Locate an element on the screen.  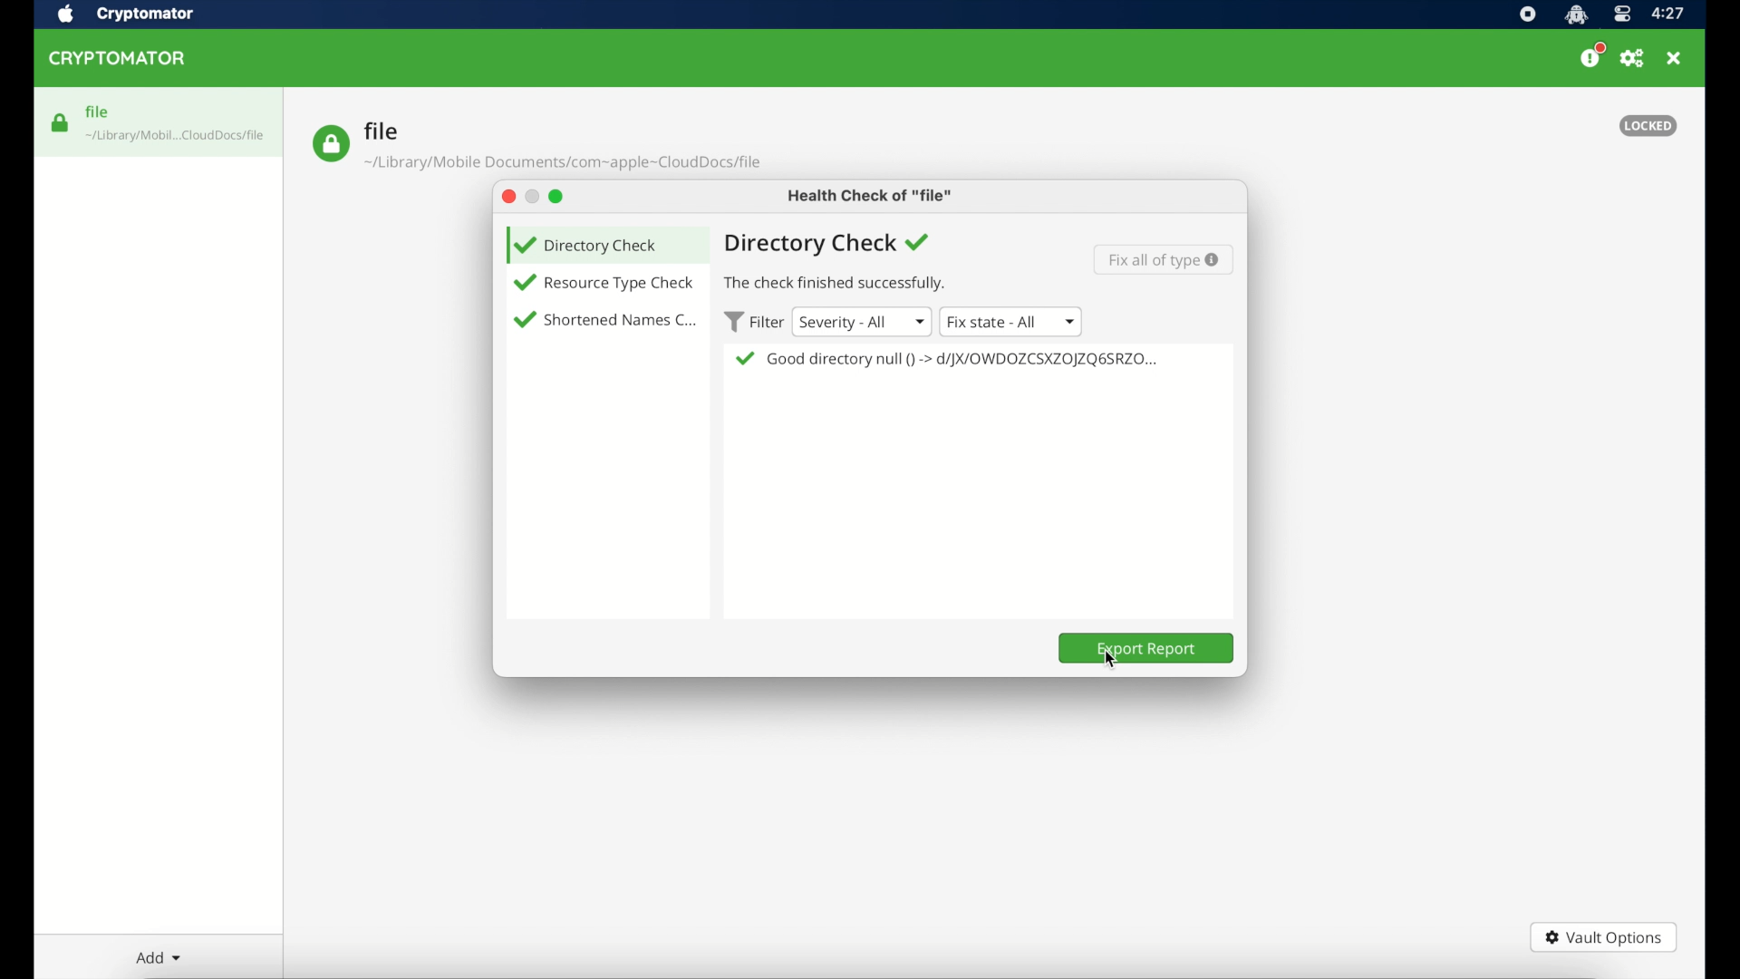
donate is located at coordinates (1591, 56).